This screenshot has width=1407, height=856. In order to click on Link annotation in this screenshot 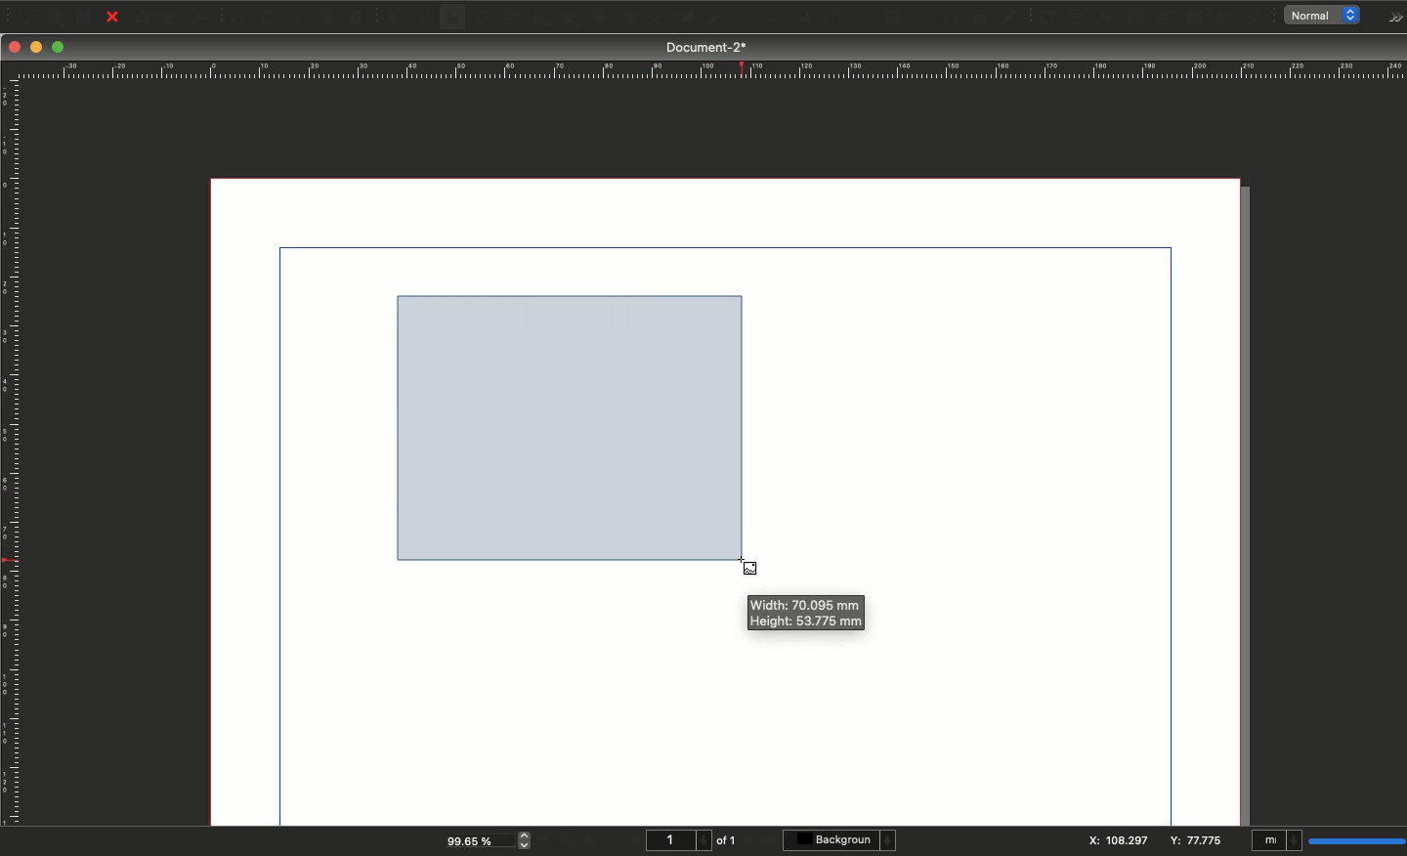, I will do `click(1257, 18)`.